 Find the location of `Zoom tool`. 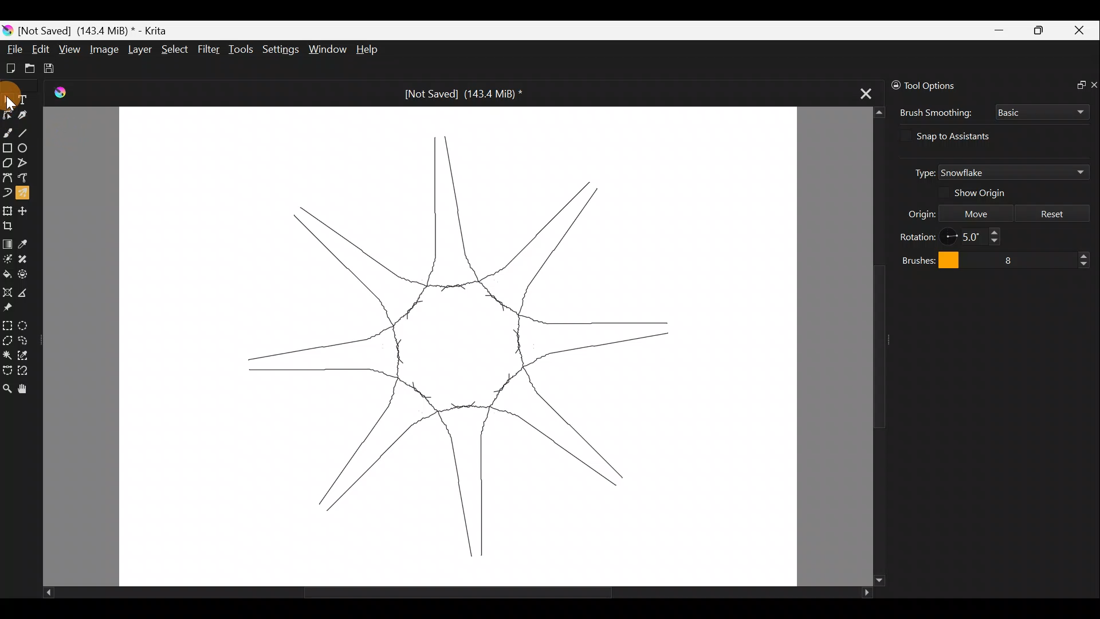

Zoom tool is located at coordinates (7, 390).